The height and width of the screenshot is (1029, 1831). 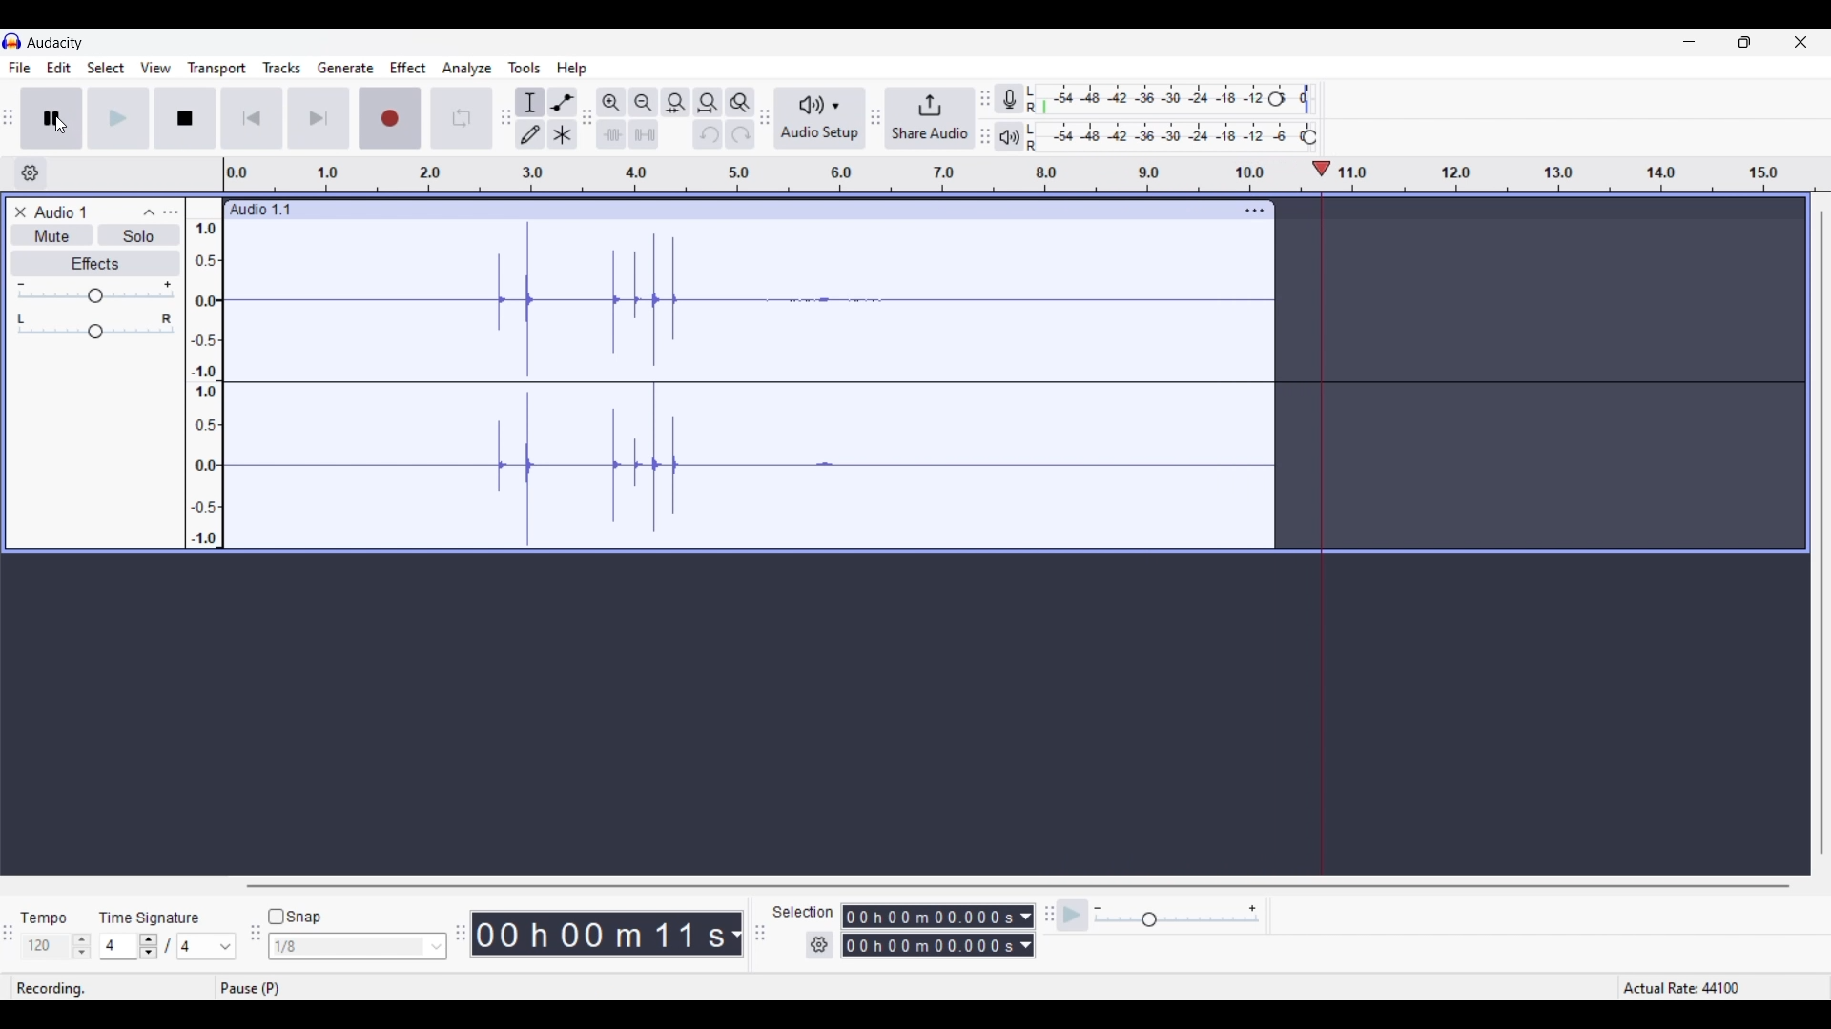 What do you see at coordinates (1177, 134) in the screenshot?
I see `Playback level` at bounding box center [1177, 134].